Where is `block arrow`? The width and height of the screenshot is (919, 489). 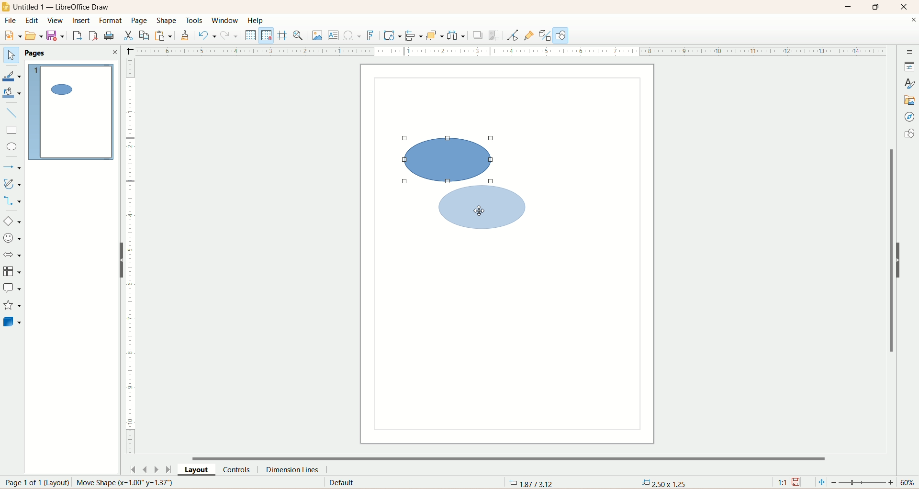
block arrow is located at coordinates (11, 256).